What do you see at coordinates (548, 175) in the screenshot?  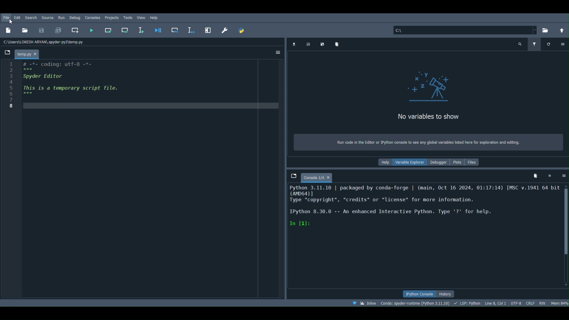 I see `Interrupt kernel` at bounding box center [548, 175].